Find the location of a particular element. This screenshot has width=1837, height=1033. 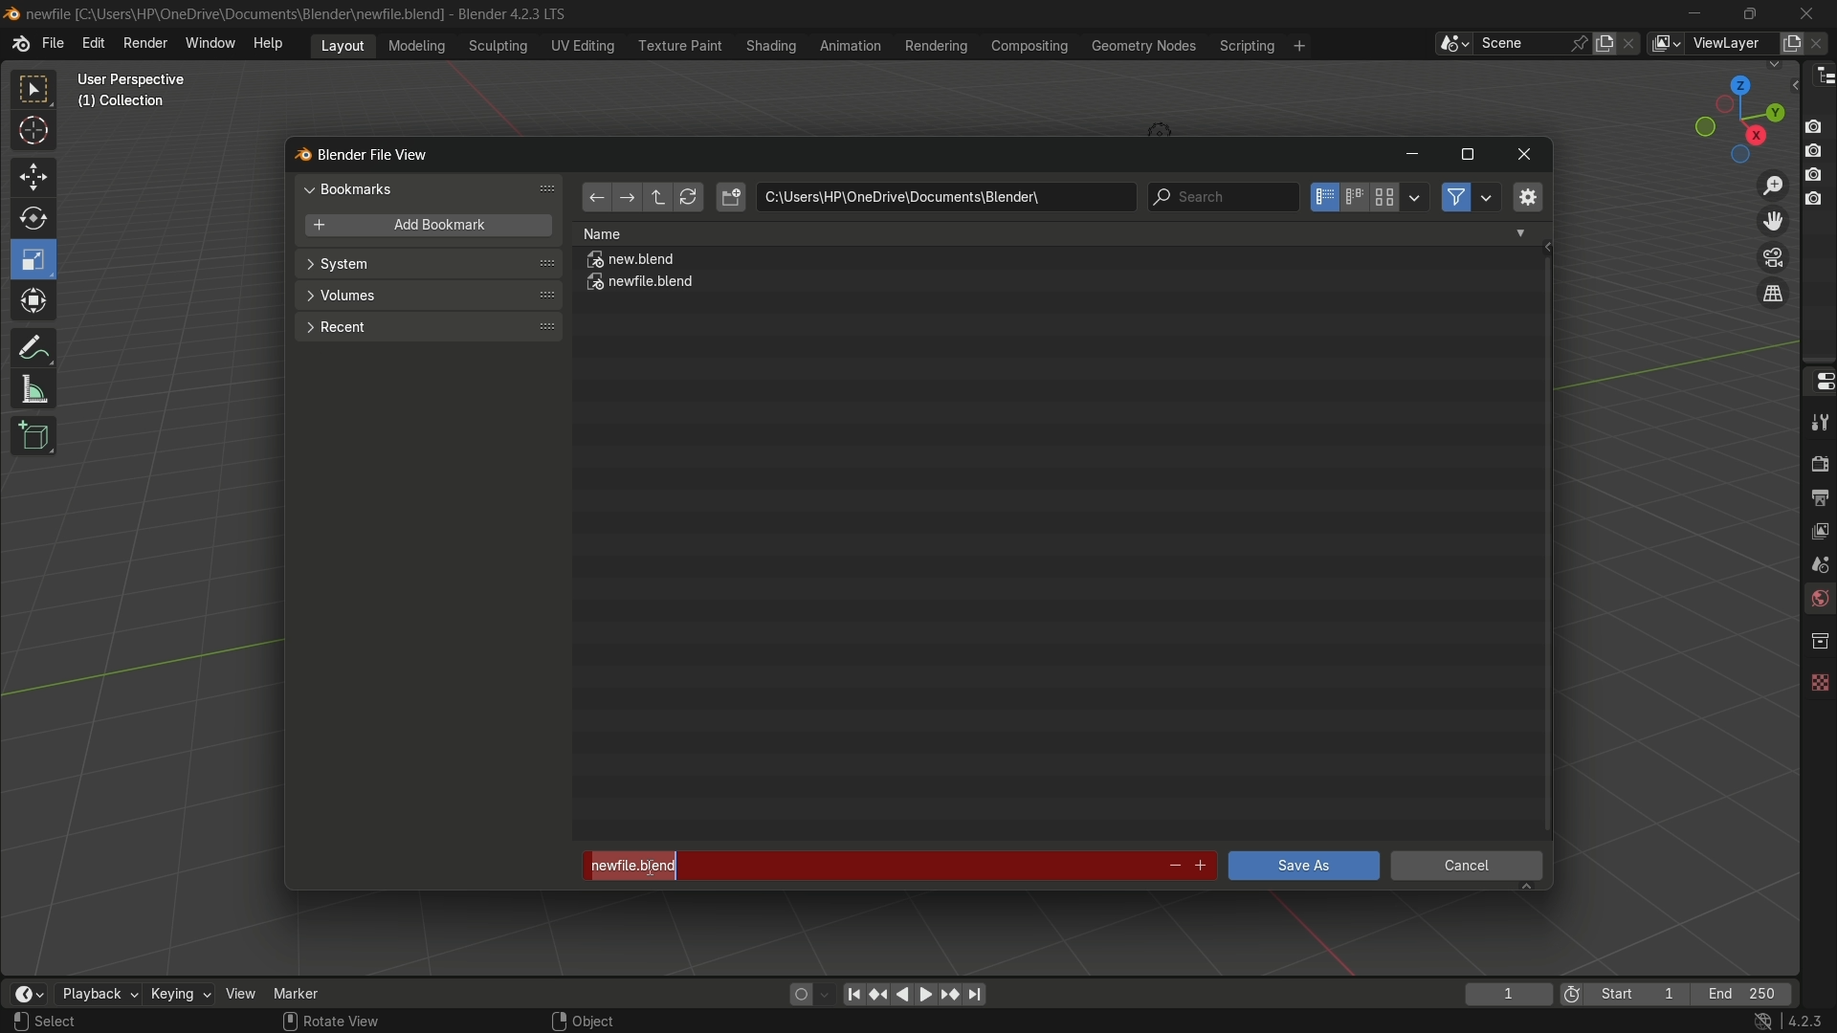

decrement number in file name is located at coordinates (1172, 868).